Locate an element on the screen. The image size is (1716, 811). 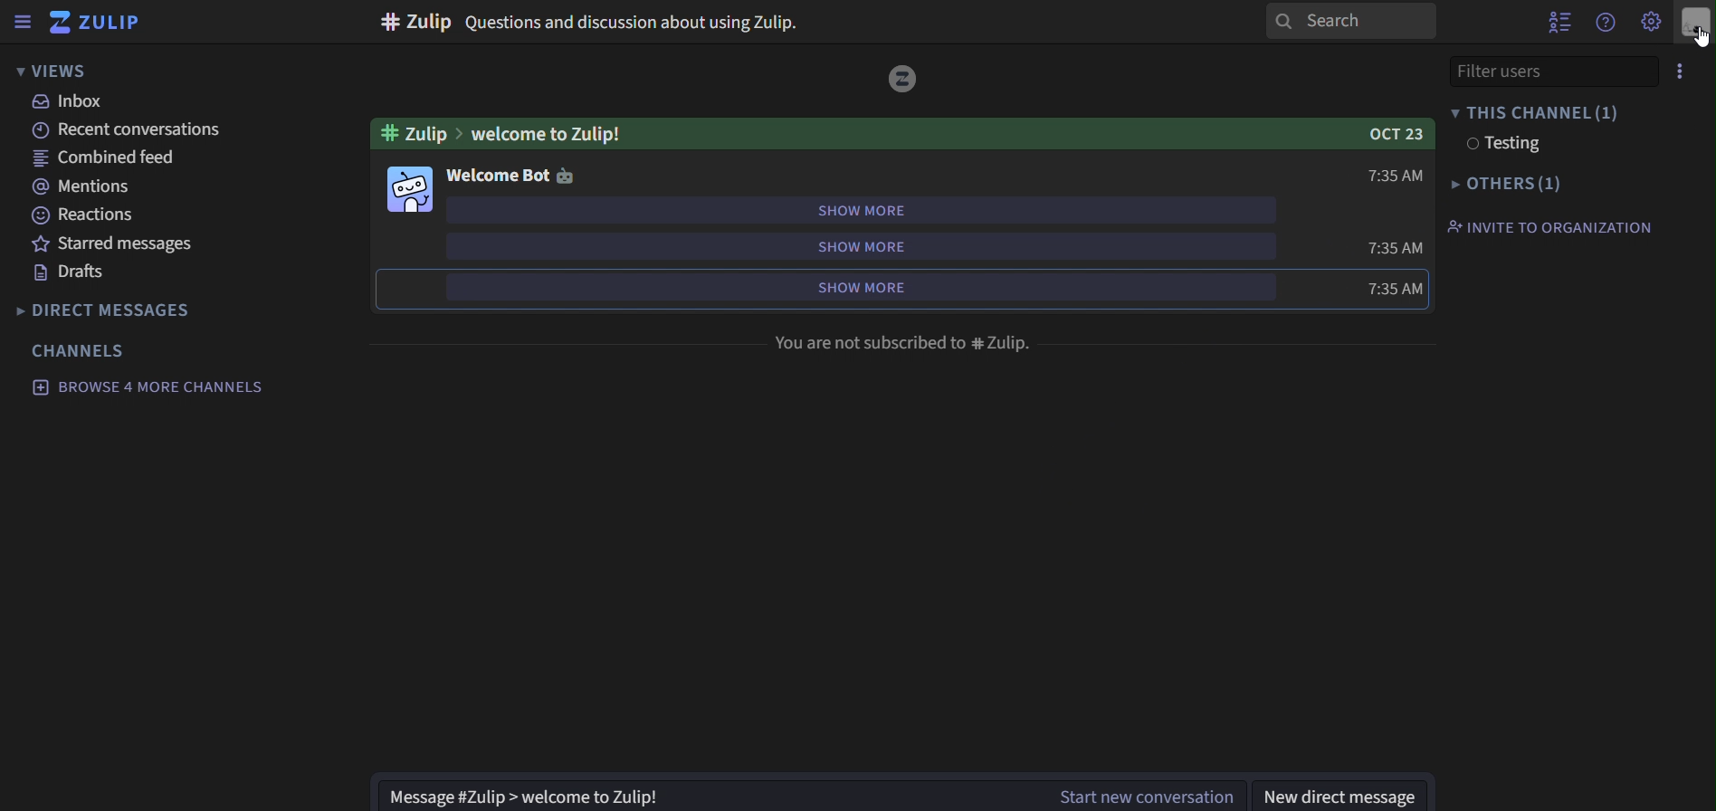
image is located at coordinates (412, 189).